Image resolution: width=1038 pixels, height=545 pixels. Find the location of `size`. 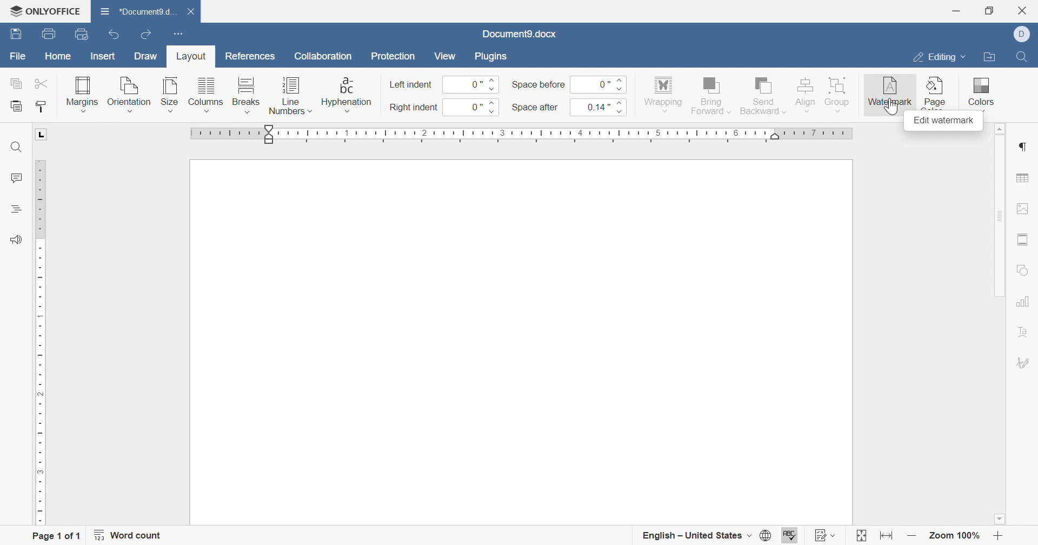

size is located at coordinates (169, 95).